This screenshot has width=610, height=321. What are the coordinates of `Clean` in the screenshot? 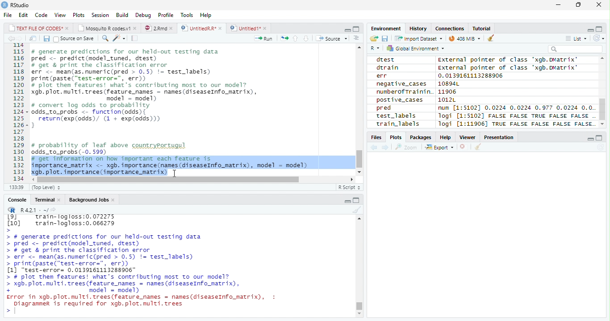 It's located at (488, 38).